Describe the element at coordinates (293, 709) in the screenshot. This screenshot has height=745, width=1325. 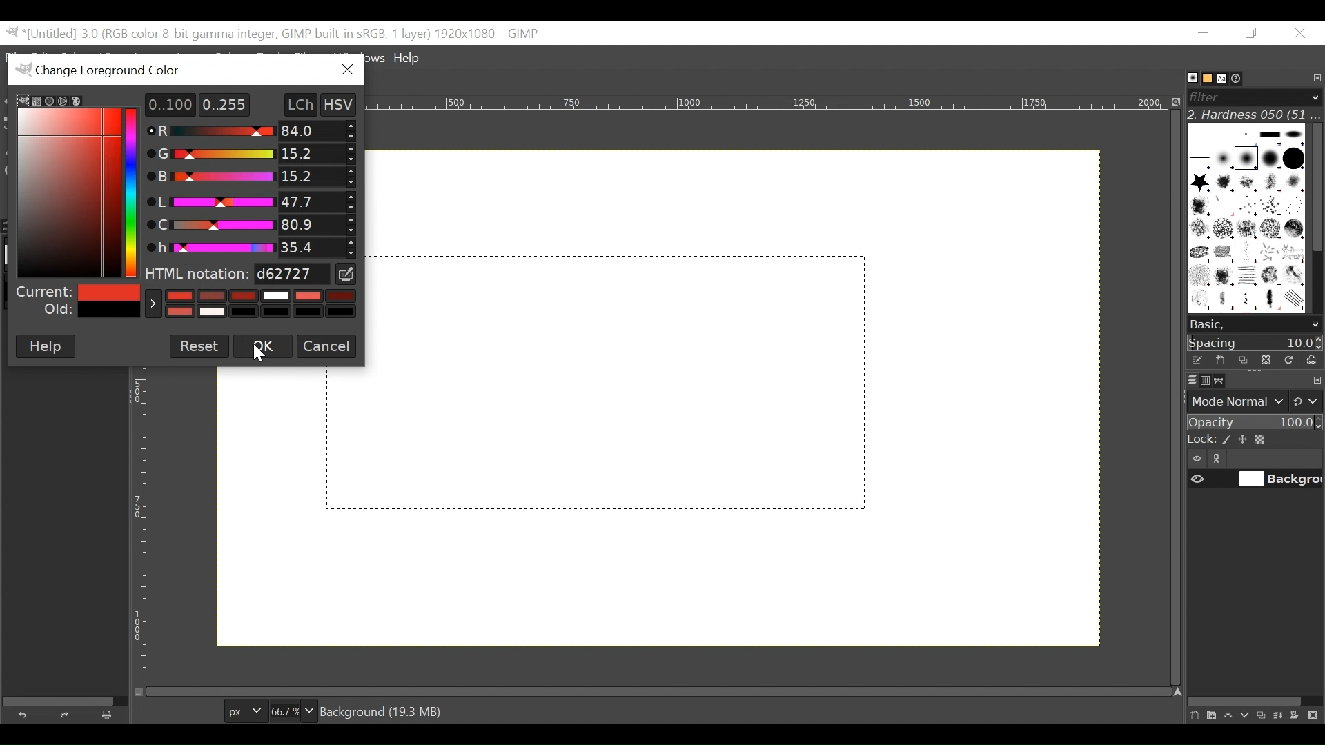
I see `Zoom factor` at that location.